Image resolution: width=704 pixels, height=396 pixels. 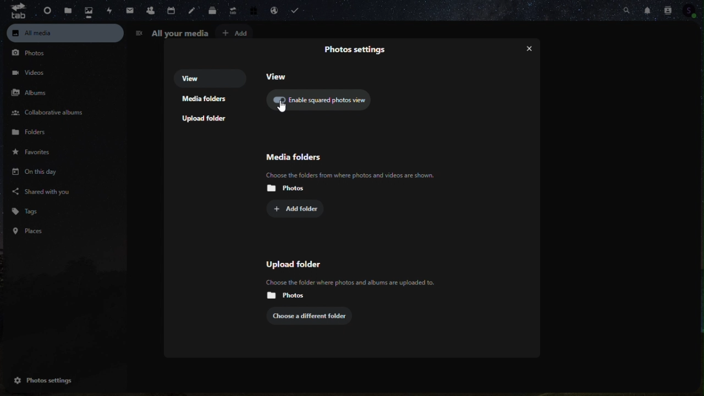 I want to click on search bar, so click(x=629, y=10).